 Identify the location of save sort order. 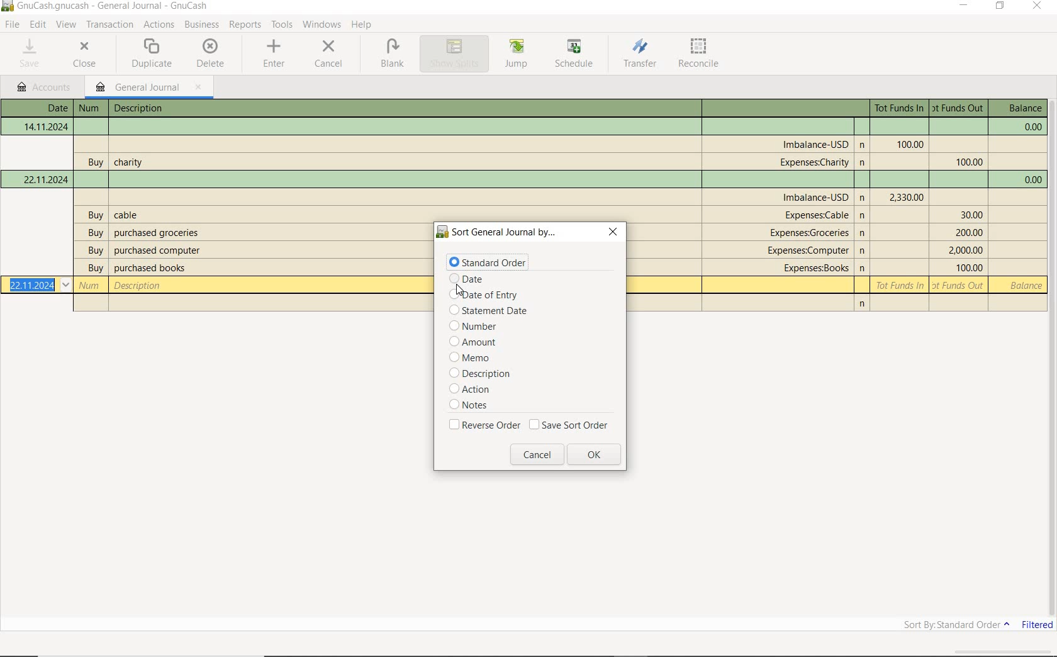
(571, 427).